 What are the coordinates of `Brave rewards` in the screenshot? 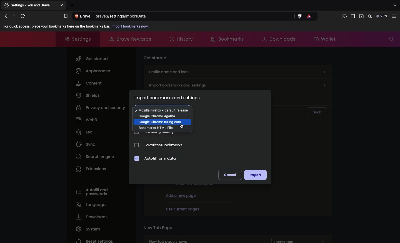 It's located at (131, 39).